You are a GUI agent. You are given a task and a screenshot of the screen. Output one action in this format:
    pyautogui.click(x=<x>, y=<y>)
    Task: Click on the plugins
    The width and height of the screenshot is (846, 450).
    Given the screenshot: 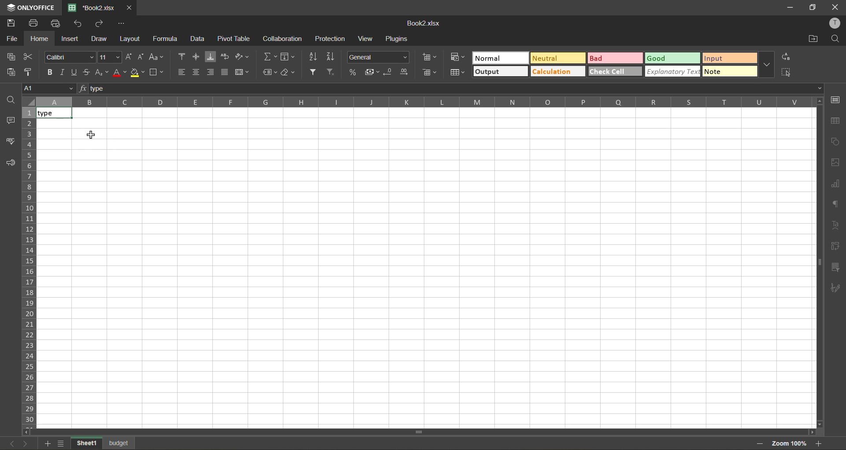 What is the action you would take?
    pyautogui.click(x=398, y=39)
    